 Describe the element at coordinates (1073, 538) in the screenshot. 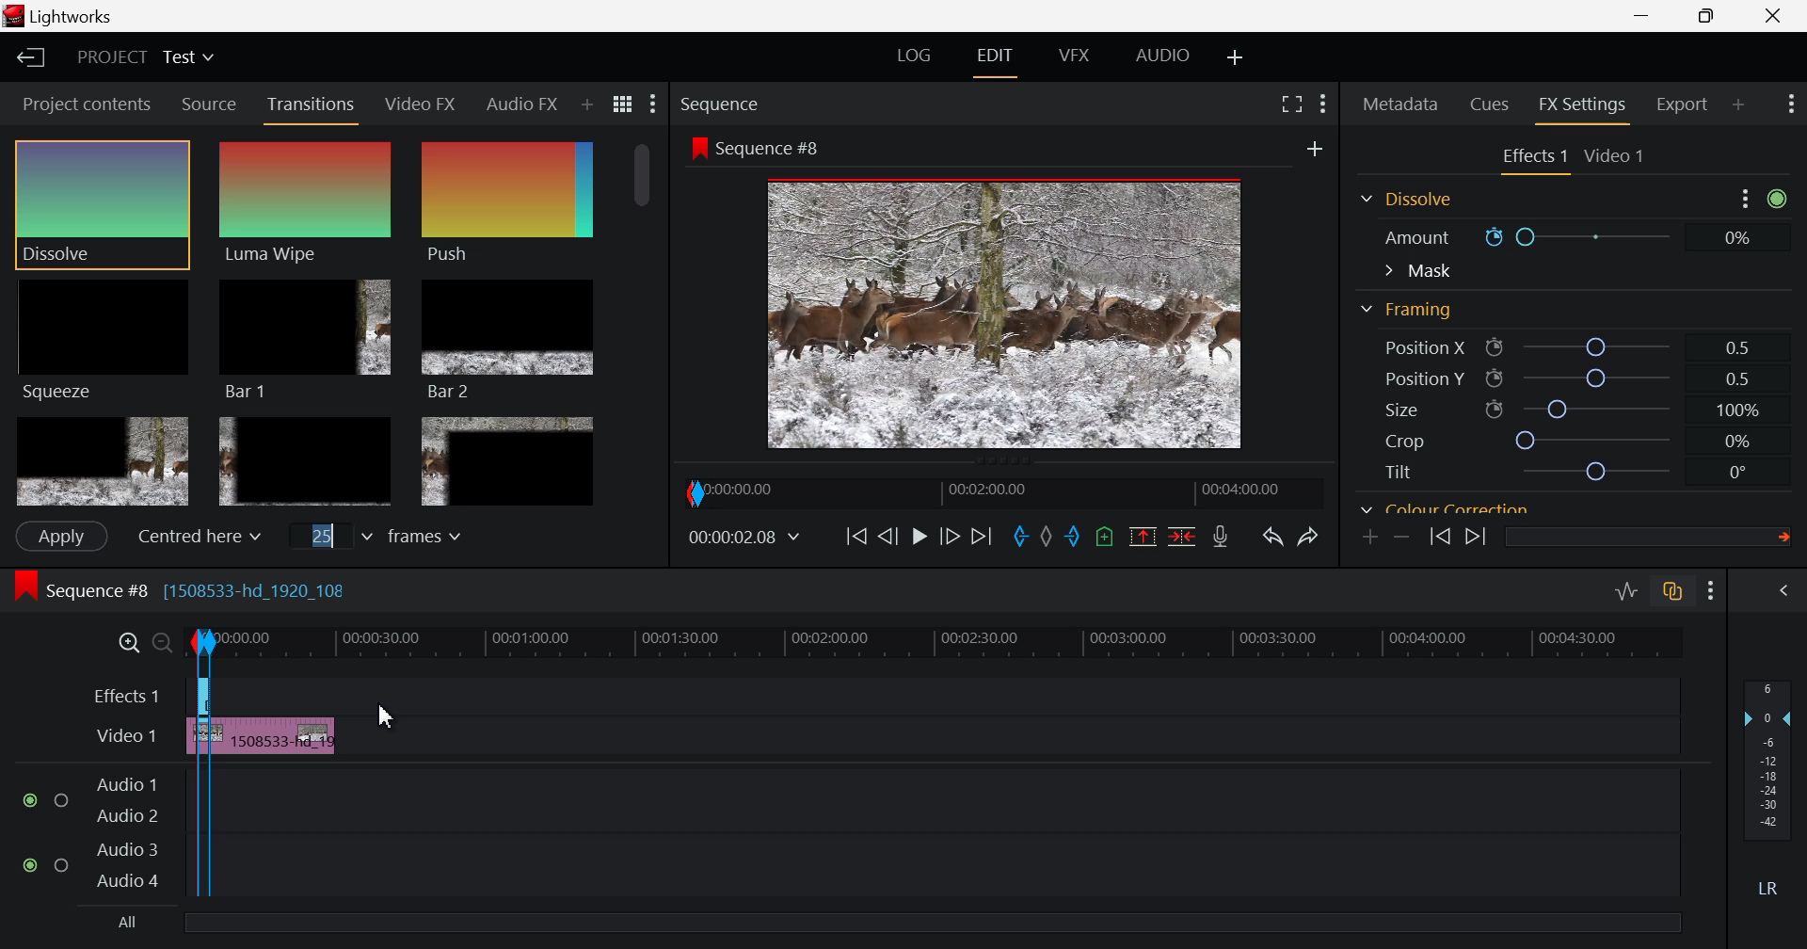

I see `Out mark` at that location.